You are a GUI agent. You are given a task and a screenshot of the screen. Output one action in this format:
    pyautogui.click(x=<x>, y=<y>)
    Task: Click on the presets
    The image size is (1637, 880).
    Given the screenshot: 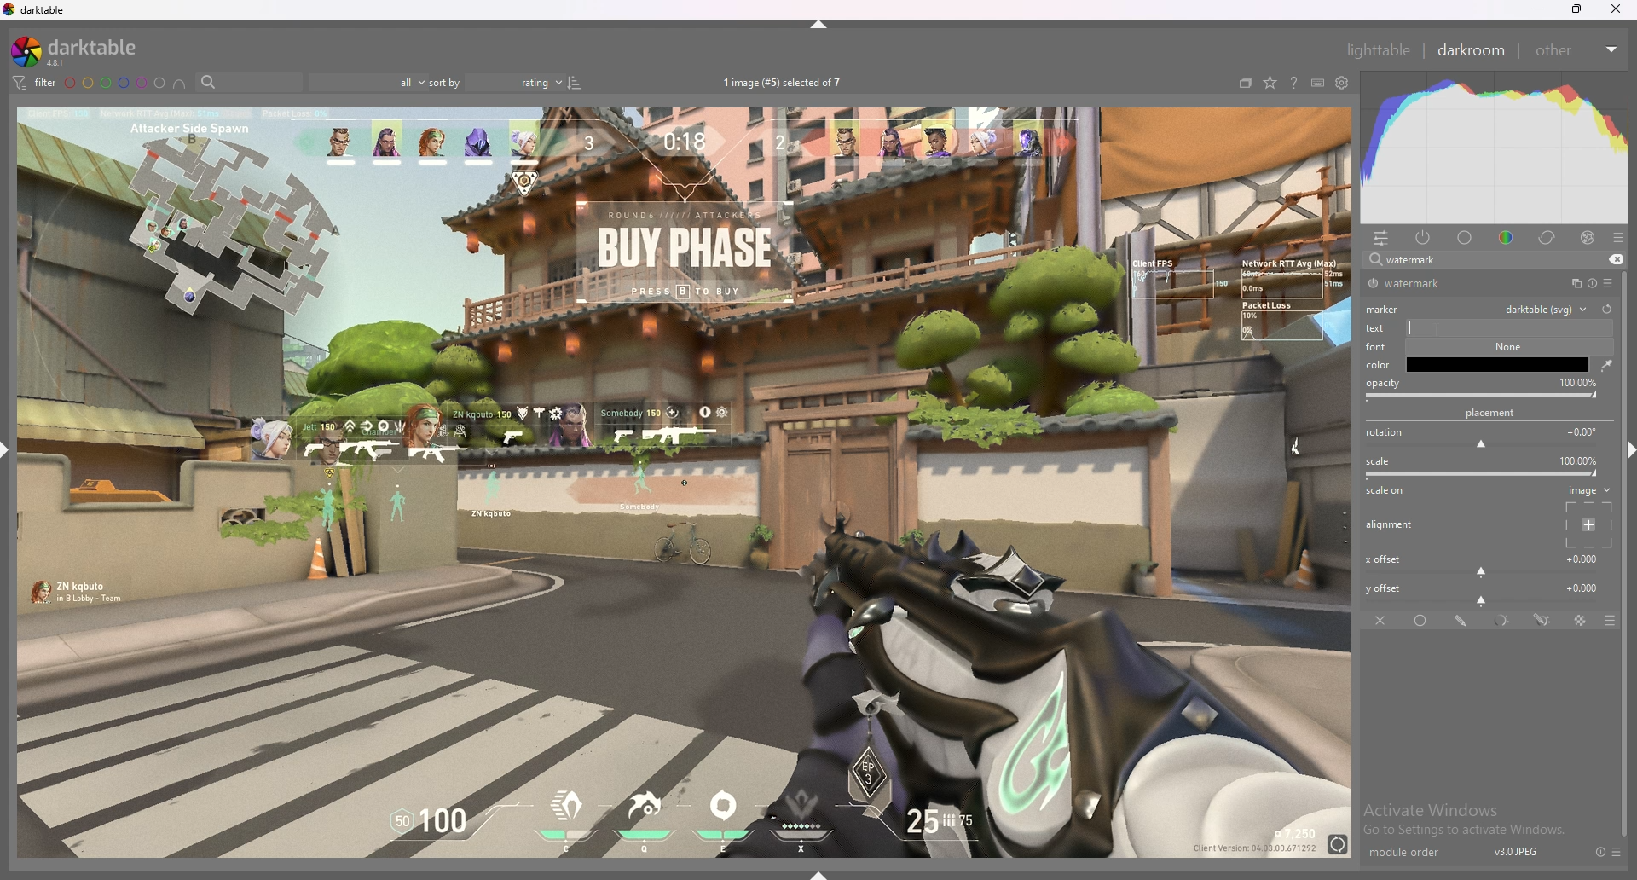 What is the action you would take?
    pyautogui.click(x=1618, y=238)
    